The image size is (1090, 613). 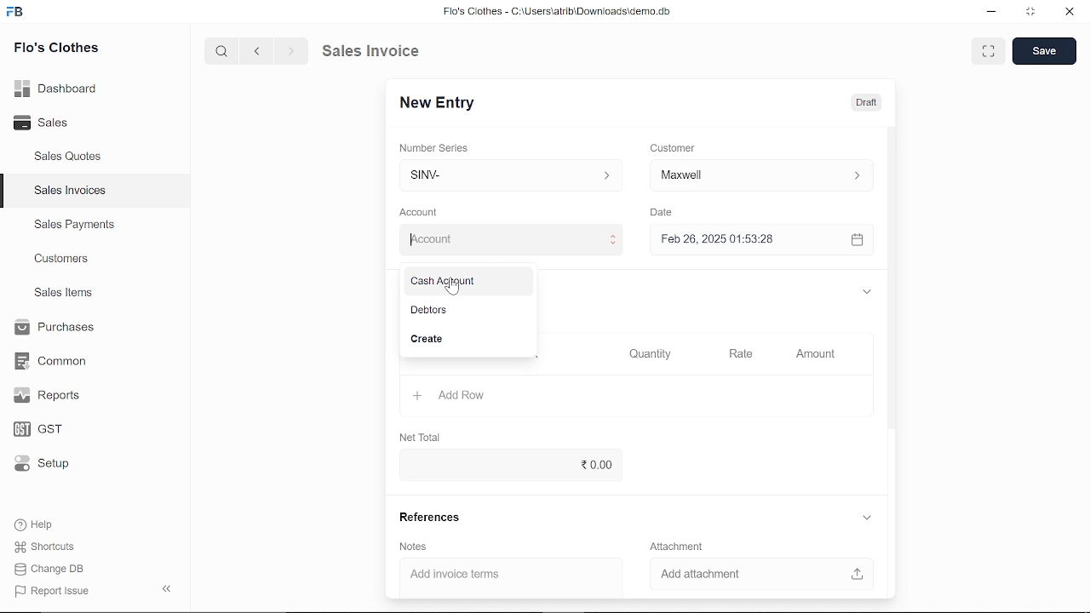 I want to click on Customers., so click(x=62, y=259).